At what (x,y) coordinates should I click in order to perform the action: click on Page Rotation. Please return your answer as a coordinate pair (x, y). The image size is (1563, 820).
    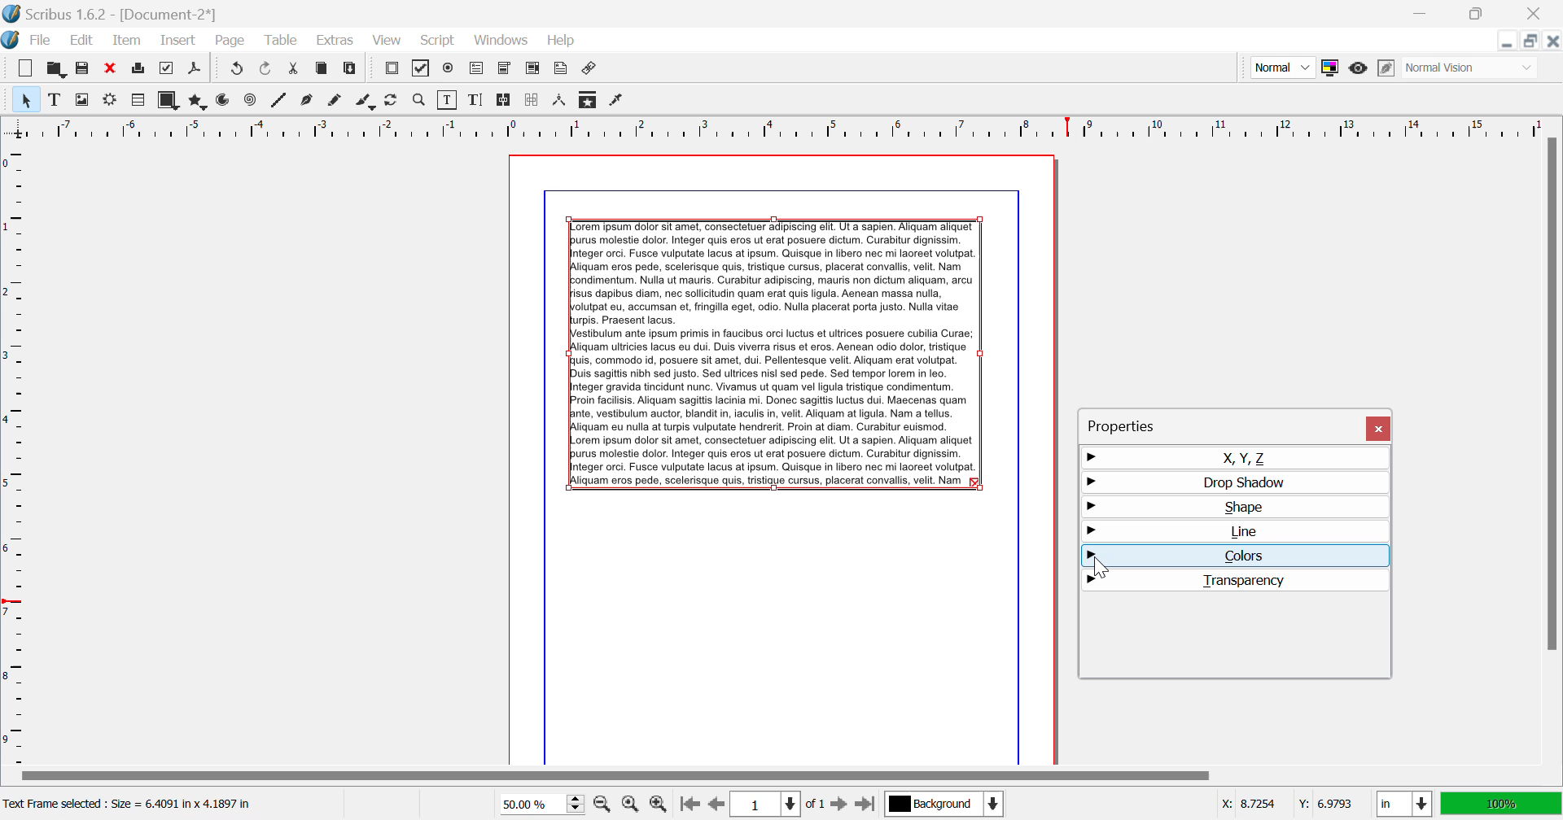
    Looking at the image, I should click on (395, 102).